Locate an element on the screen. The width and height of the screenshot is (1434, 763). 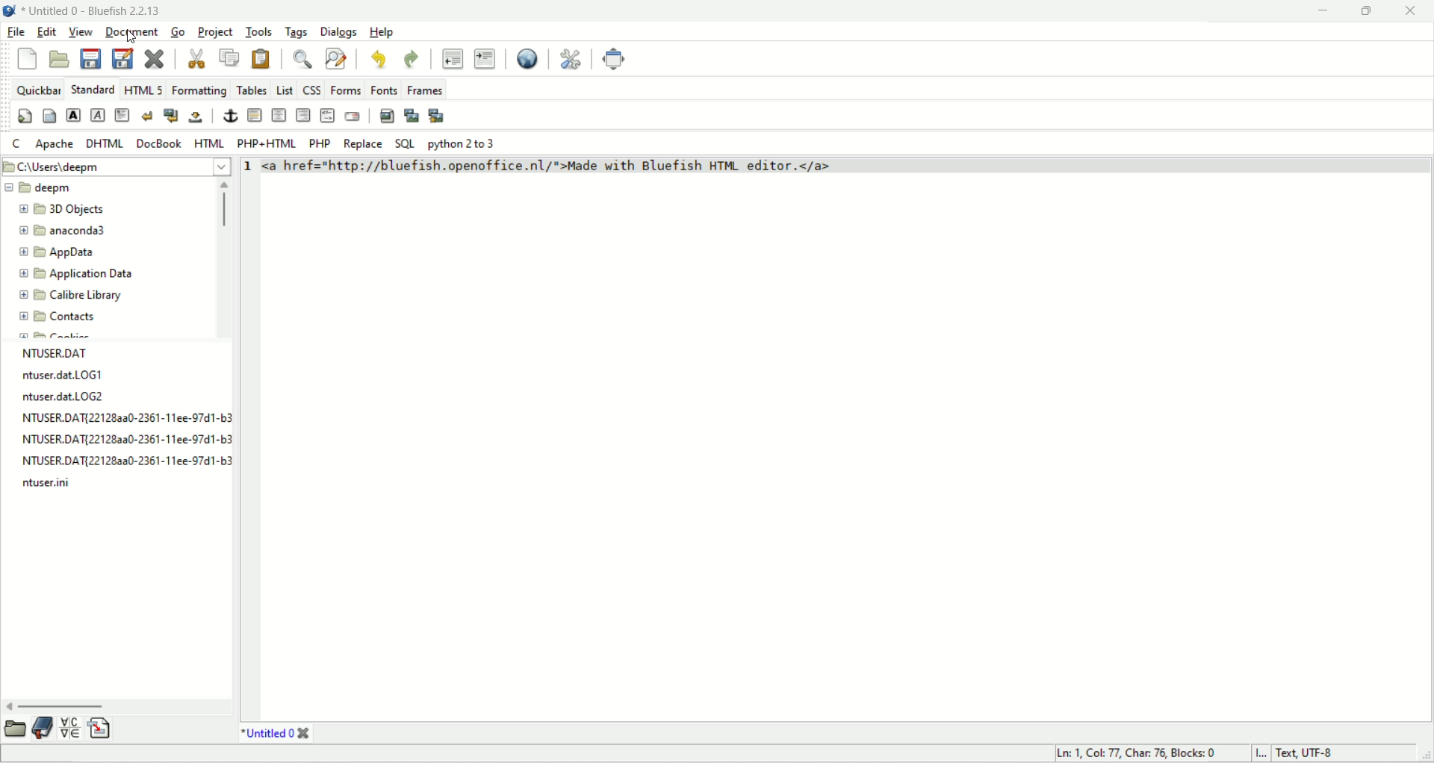
center is located at coordinates (279, 116).